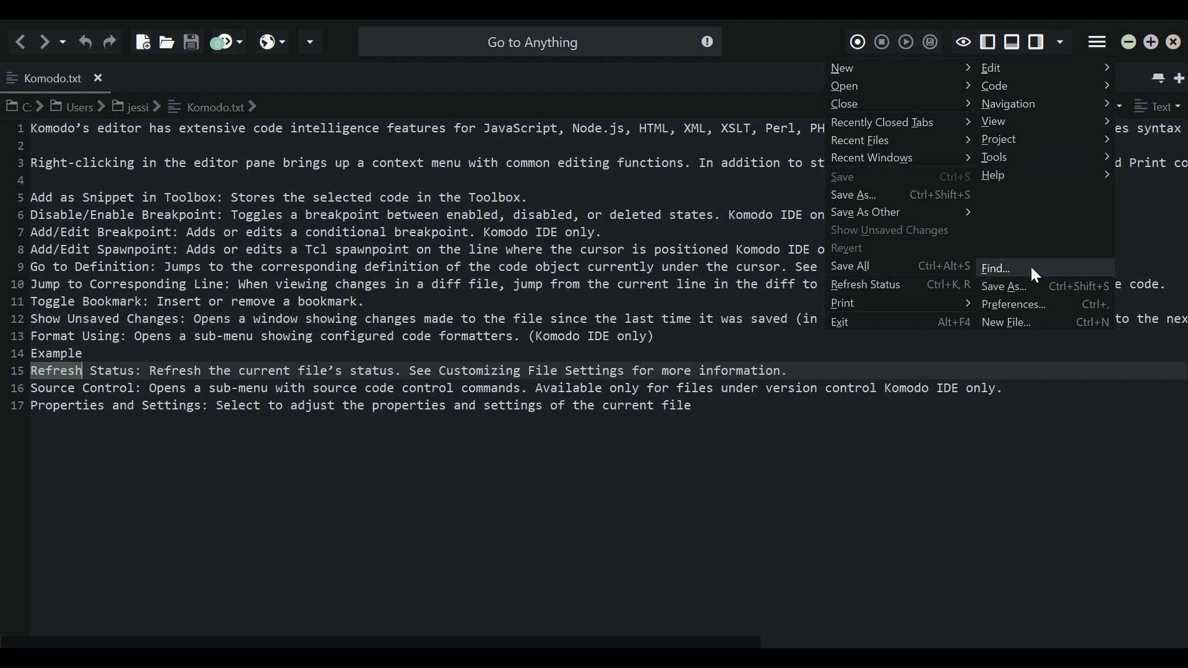  What do you see at coordinates (1046, 68) in the screenshot?
I see `Edit` at bounding box center [1046, 68].